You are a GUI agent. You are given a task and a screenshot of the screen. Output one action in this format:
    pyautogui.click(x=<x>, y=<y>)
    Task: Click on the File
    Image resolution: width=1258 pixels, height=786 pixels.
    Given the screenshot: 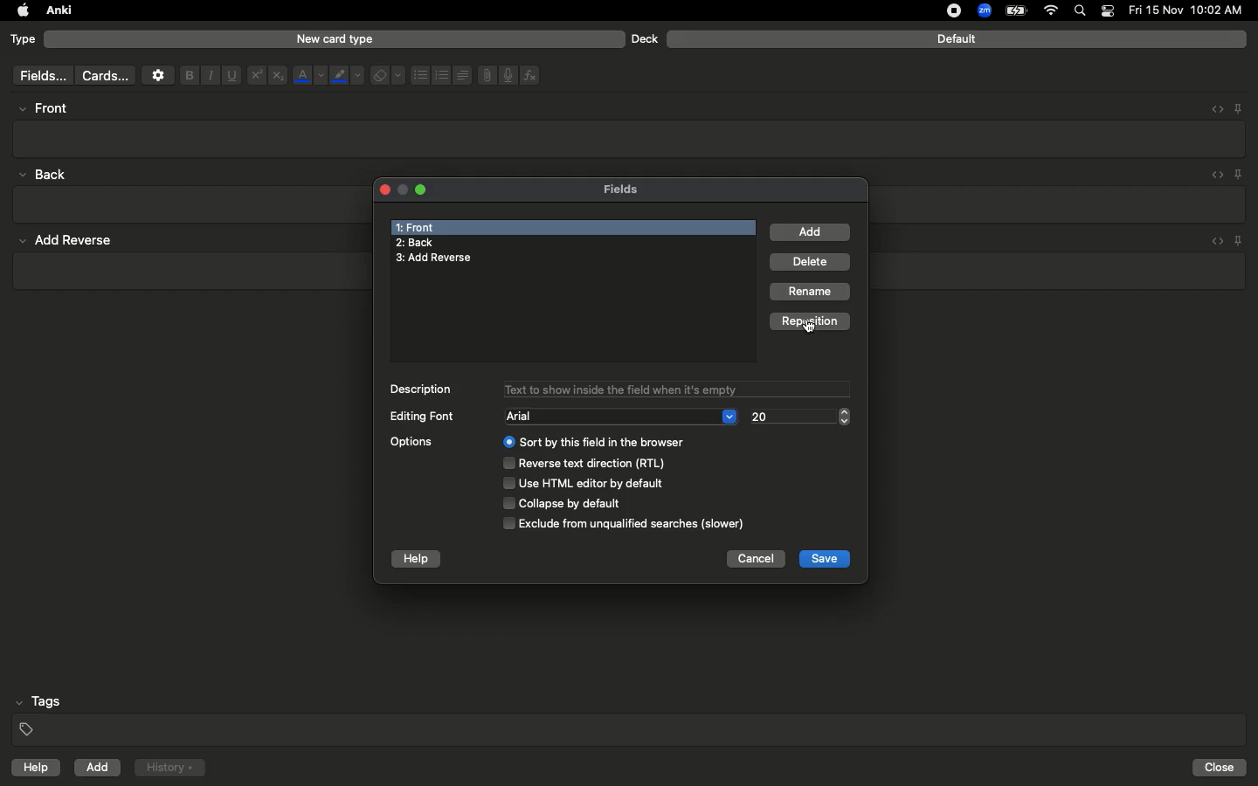 What is the action you would take?
    pyautogui.click(x=484, y=75)
    